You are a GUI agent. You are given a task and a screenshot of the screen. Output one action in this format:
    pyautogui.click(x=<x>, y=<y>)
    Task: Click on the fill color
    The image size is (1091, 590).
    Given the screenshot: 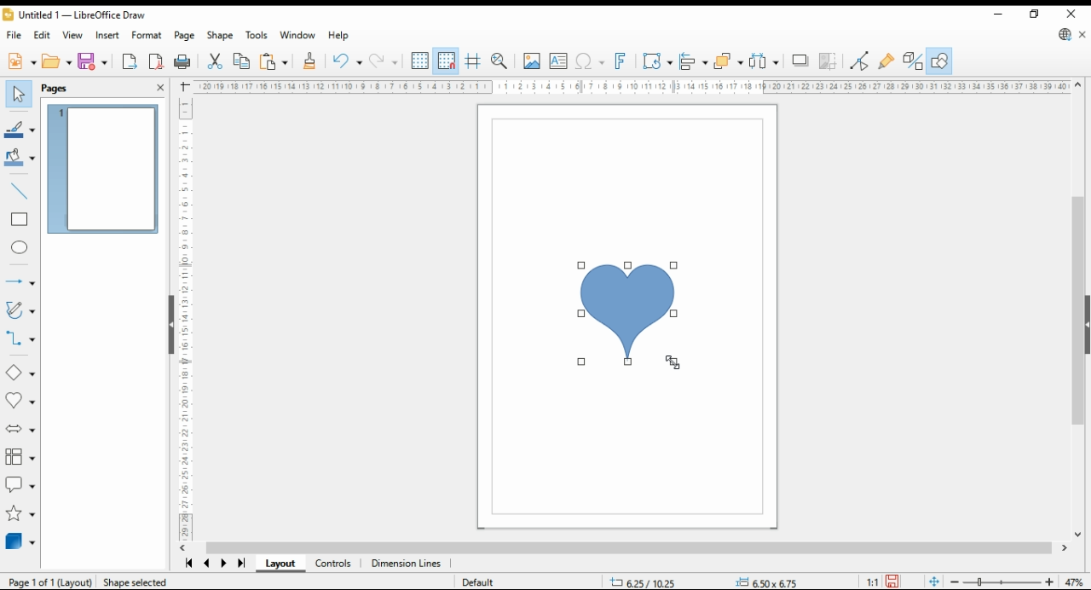 What is the action you would take?
    pyautogui.click(x=20, y=159)
    